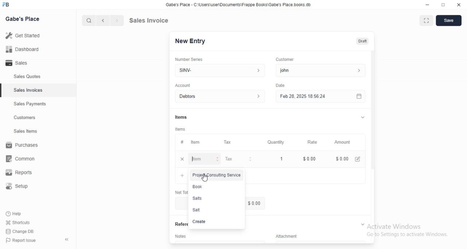 The width and height of the screenshot is (467, 249). What do you see at coordinates (359, 159) in the screenshot?
I see `edit` at bounding box center [359, 159].